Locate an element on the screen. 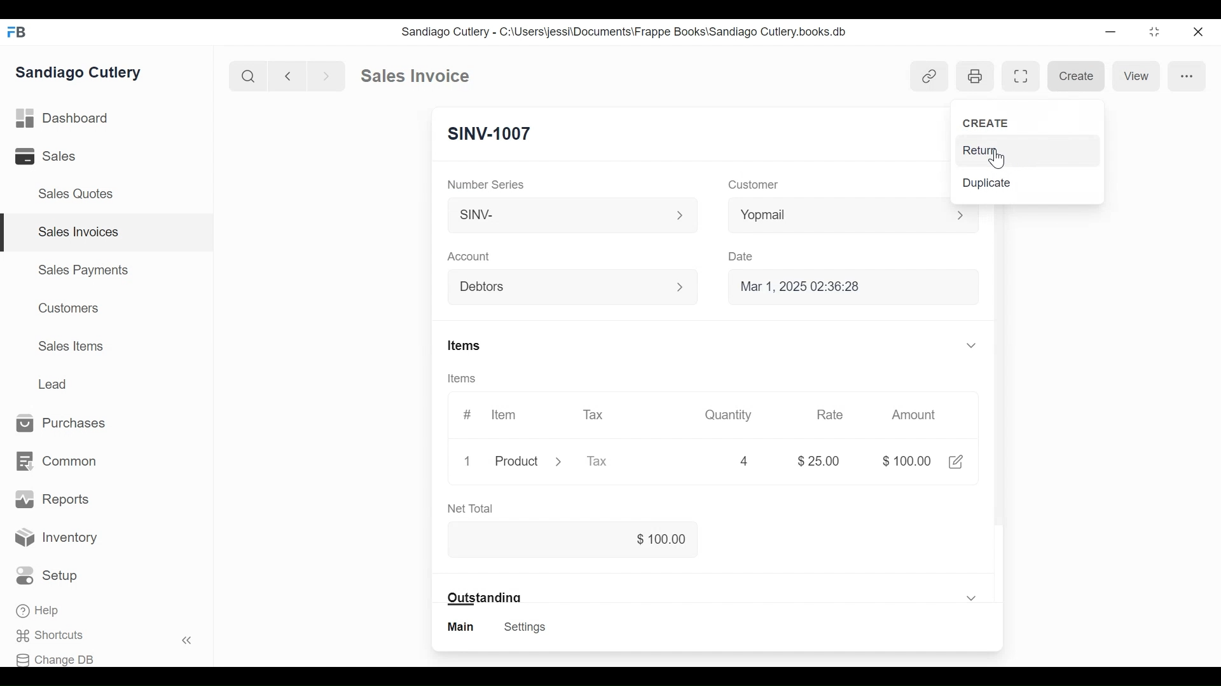 This screenshot has height=686, width=1221. Main is located at coordinates (462, 626).